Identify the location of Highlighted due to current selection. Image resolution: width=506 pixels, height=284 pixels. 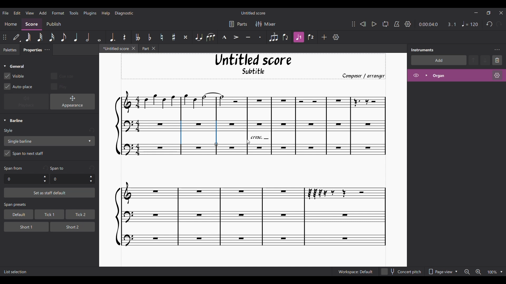
(299, 37).